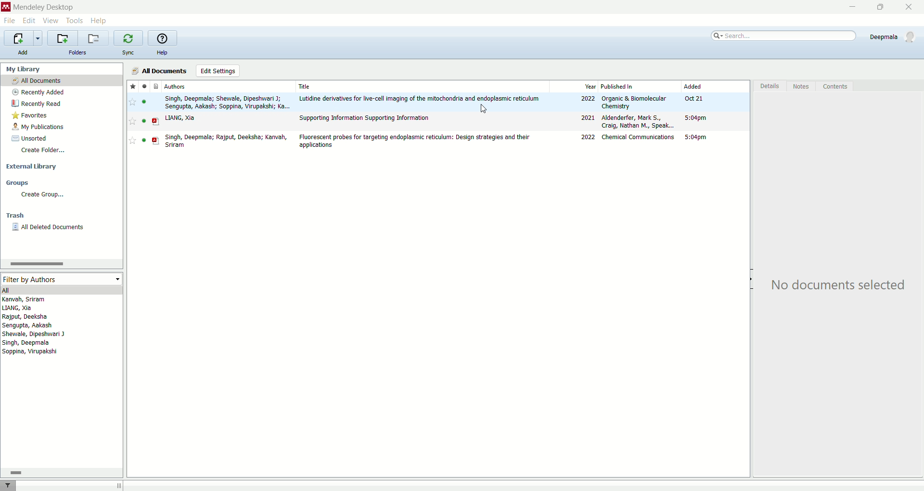 This screenshot has height=491, width=924. Describe the element at coordinates (156, 122) in the screenshot. I see `PDF` at that location.